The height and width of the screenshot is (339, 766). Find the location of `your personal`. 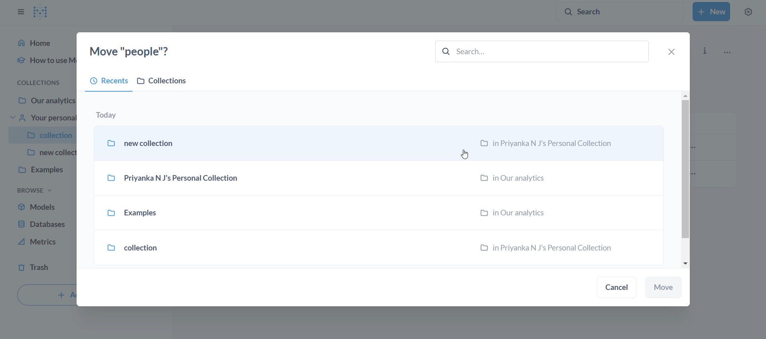

your personal is located at coordinates (42, 118).